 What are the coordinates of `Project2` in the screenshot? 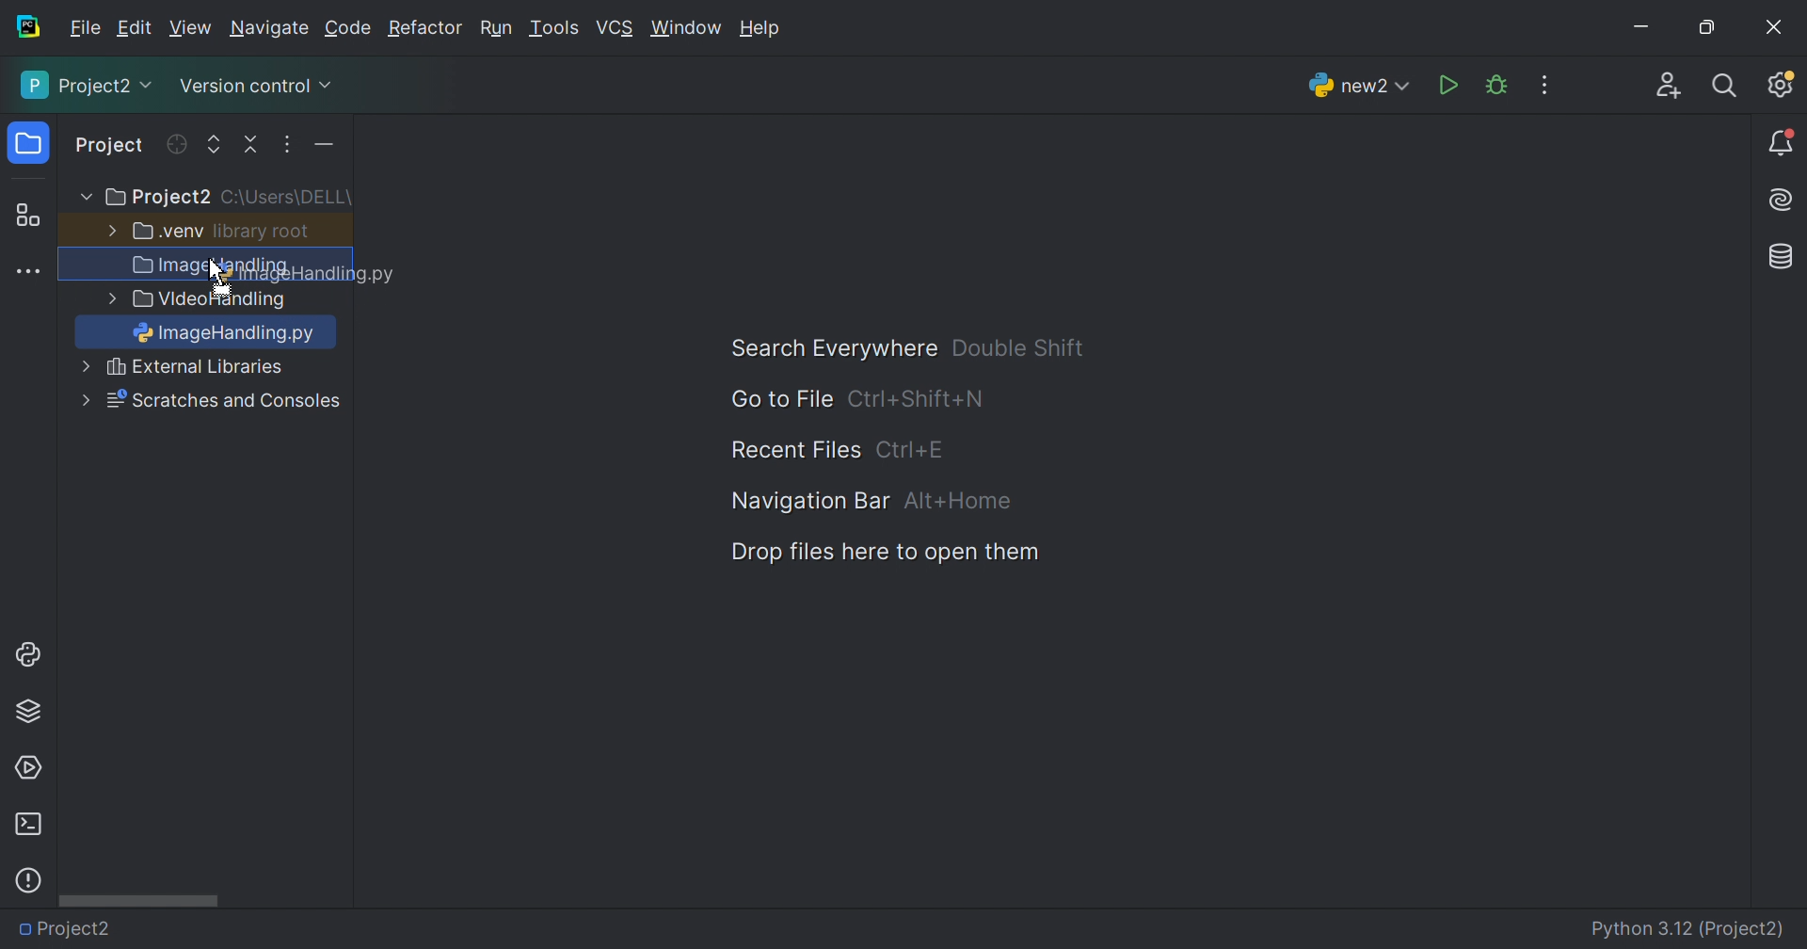 It's located at (74, 929).